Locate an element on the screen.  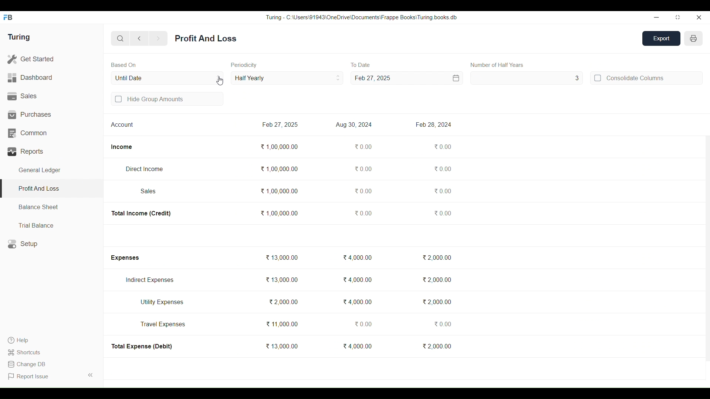
To Date is located at coordinates (360, 65).